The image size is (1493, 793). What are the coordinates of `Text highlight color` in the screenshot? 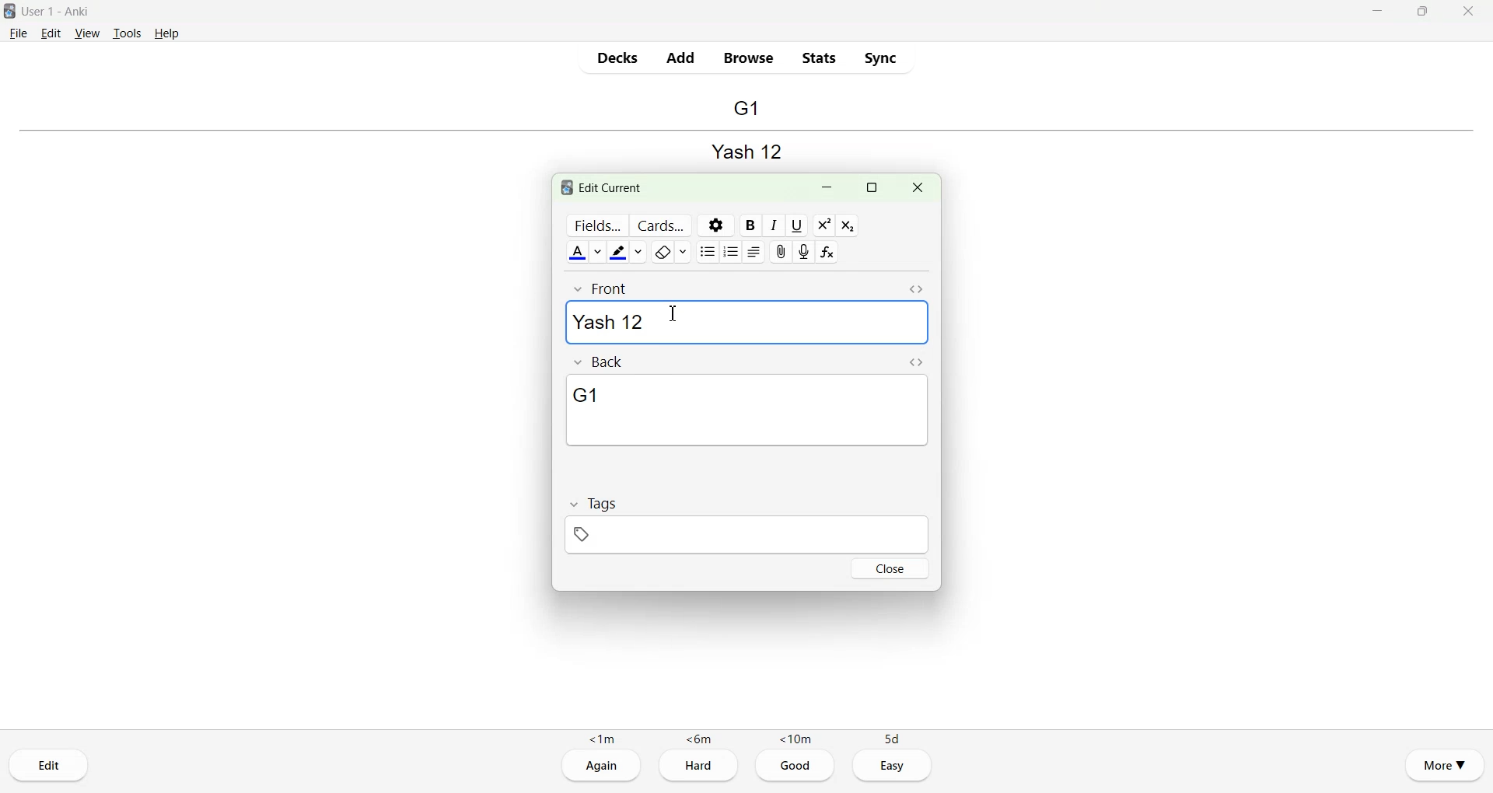 It's located at (619, 253).